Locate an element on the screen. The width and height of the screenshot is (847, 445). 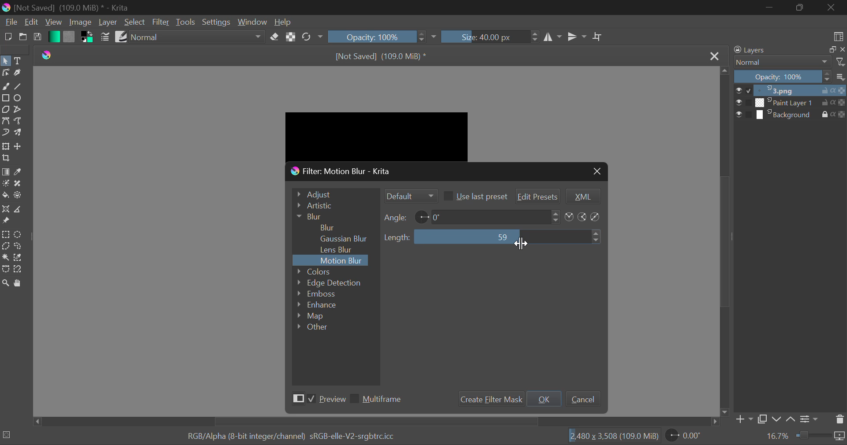
Tools is located at coordinates (185, 22).